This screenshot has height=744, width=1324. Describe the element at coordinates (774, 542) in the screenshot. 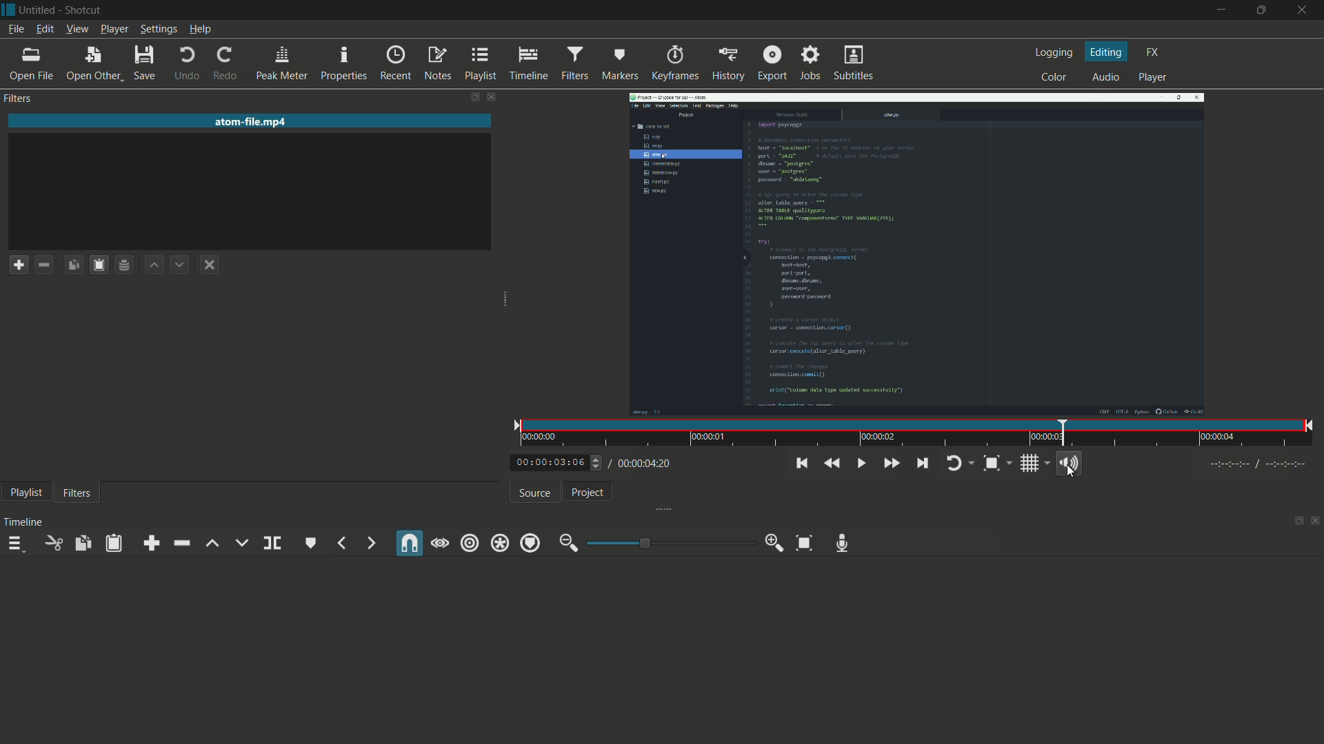

I see `zoom in` at that location.